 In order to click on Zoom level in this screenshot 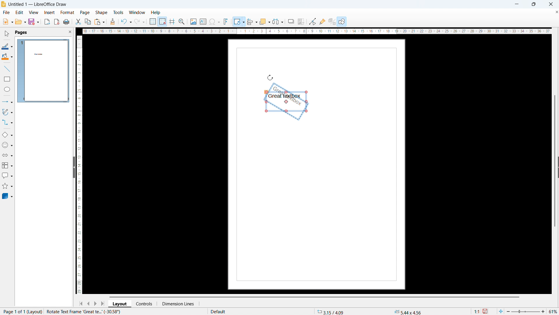, I will do `click(553, 312)`.